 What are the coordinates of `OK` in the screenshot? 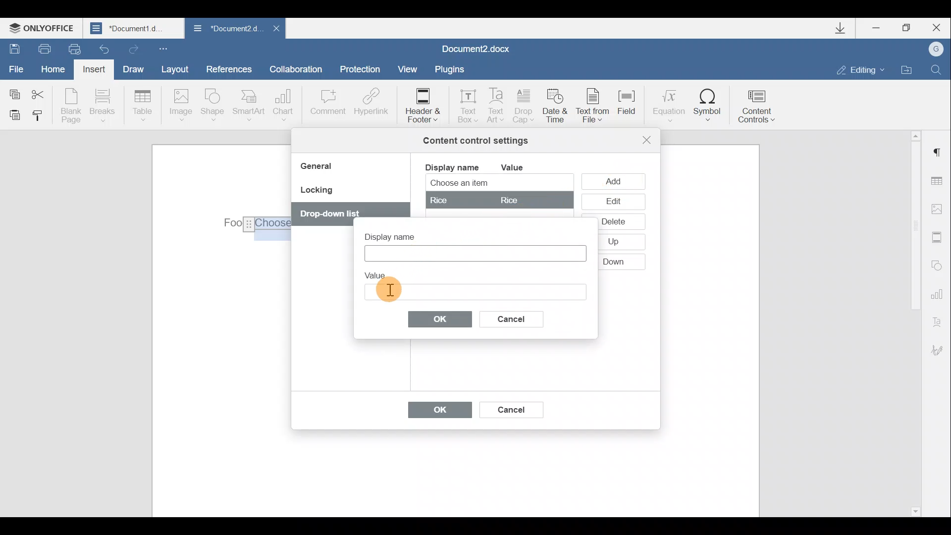 It's located at (435, 412).